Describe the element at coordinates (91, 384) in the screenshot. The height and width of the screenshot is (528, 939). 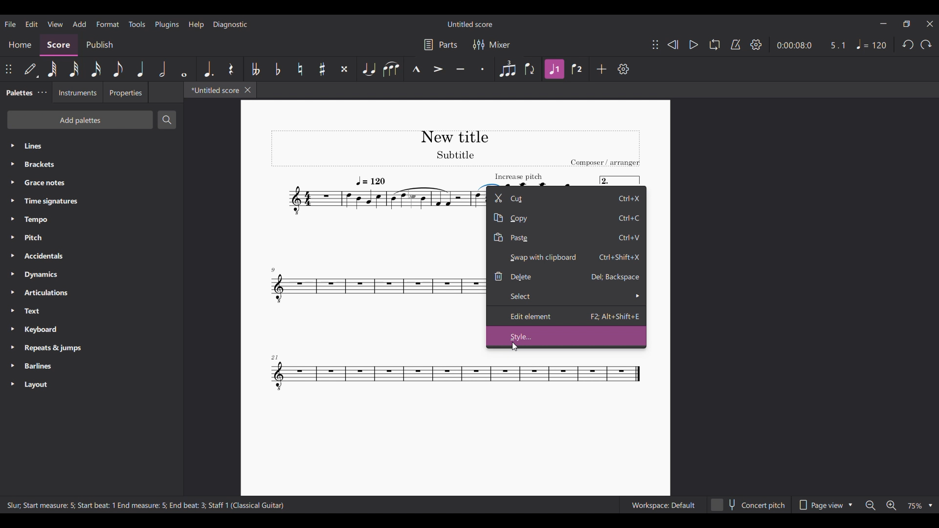
I see `Layout` at that location.